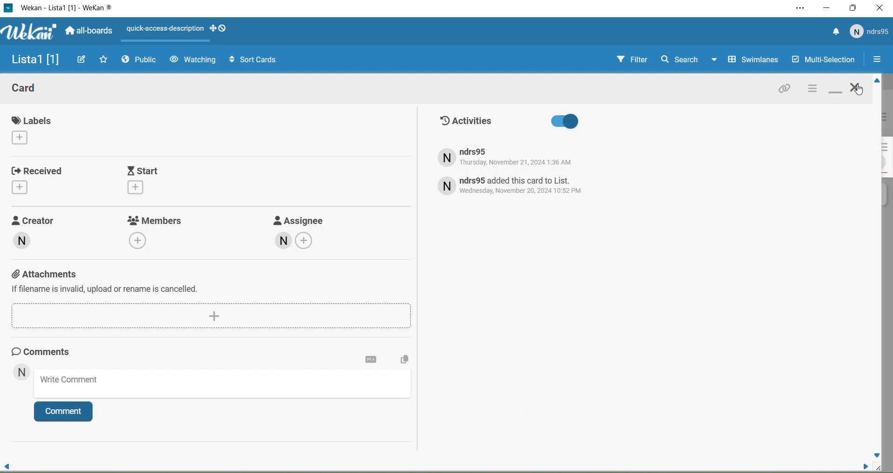 The height and width of the screenshot is (473, 893). Describe the element at coordinates (747, 60) in the screenshot. I see `Swimlines` at that location.